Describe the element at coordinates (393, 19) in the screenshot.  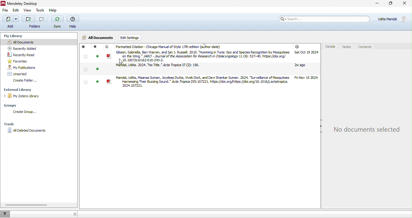
I see `Udita Mandal` at that location.